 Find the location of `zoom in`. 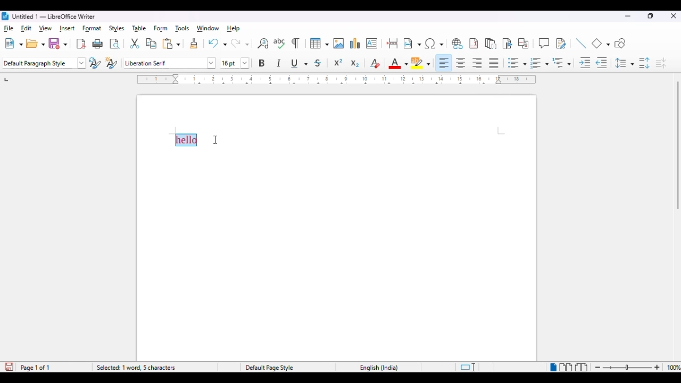

zoom in is located at coordinates (657, 368).